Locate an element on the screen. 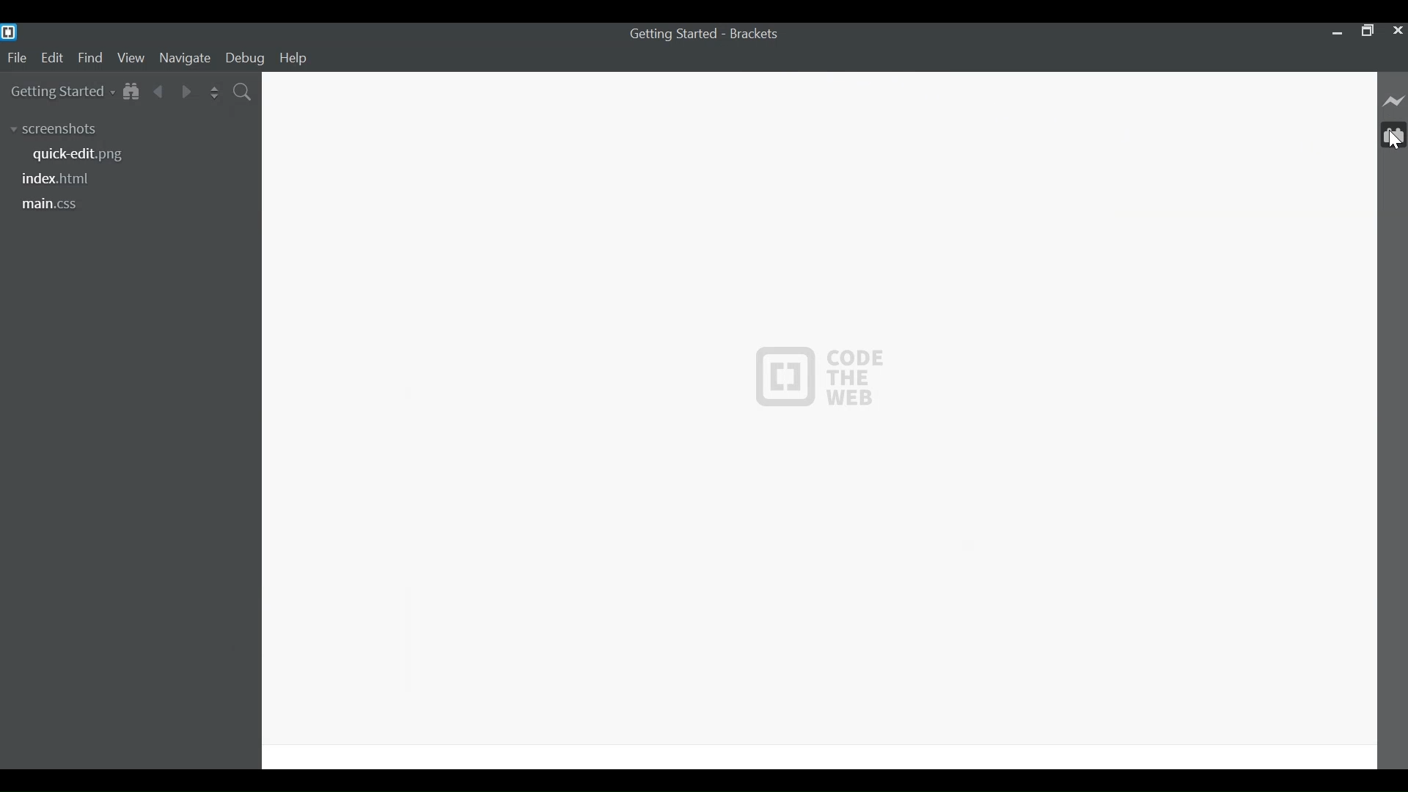 This screenshot has width=1408, height=792. Cursor is located at coordinates (1393, 142).